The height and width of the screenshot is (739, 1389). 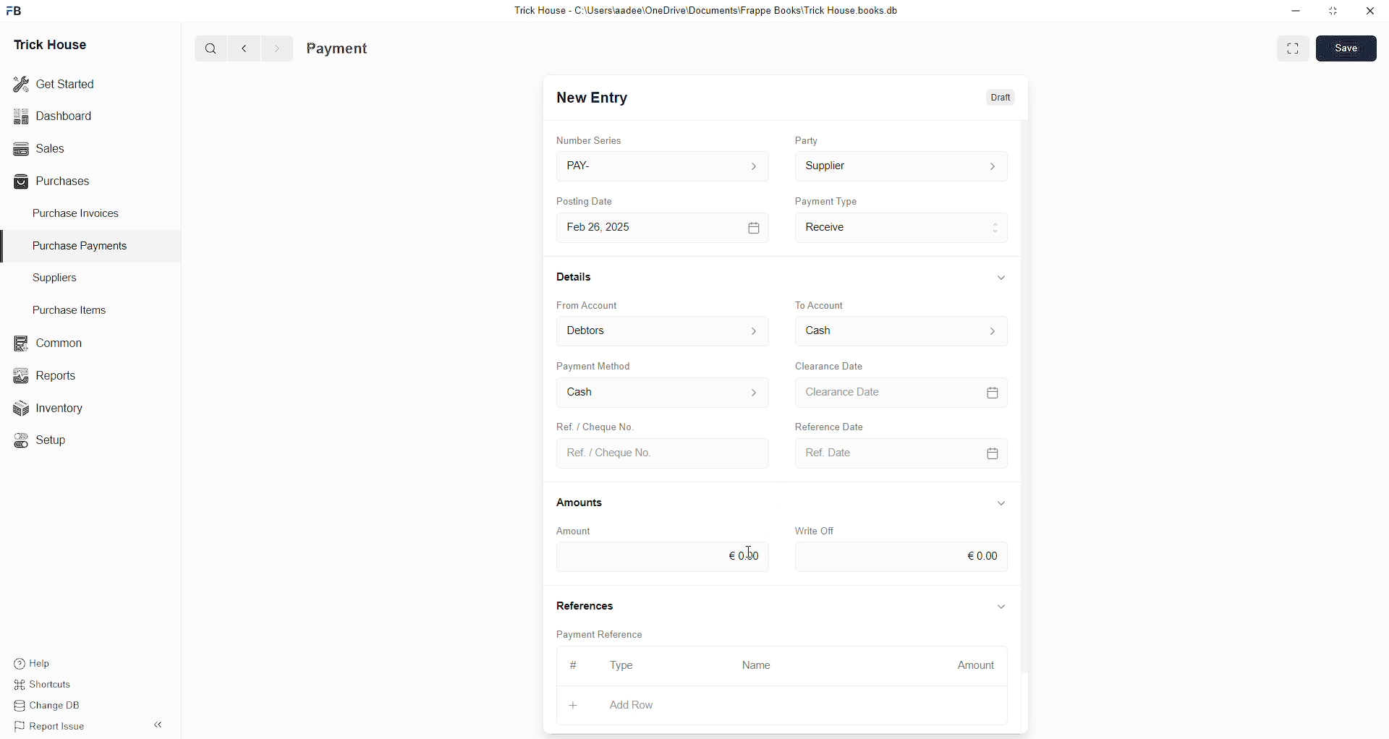 I want to click on cursor, so click(x=748, y=552).